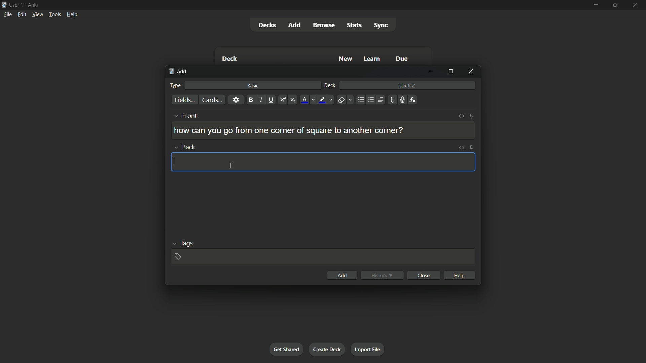 This screenshot has width=646, height=363. Describe the element at coordinates (327, 349) in the screenshot. I see `create  deck` at that location.